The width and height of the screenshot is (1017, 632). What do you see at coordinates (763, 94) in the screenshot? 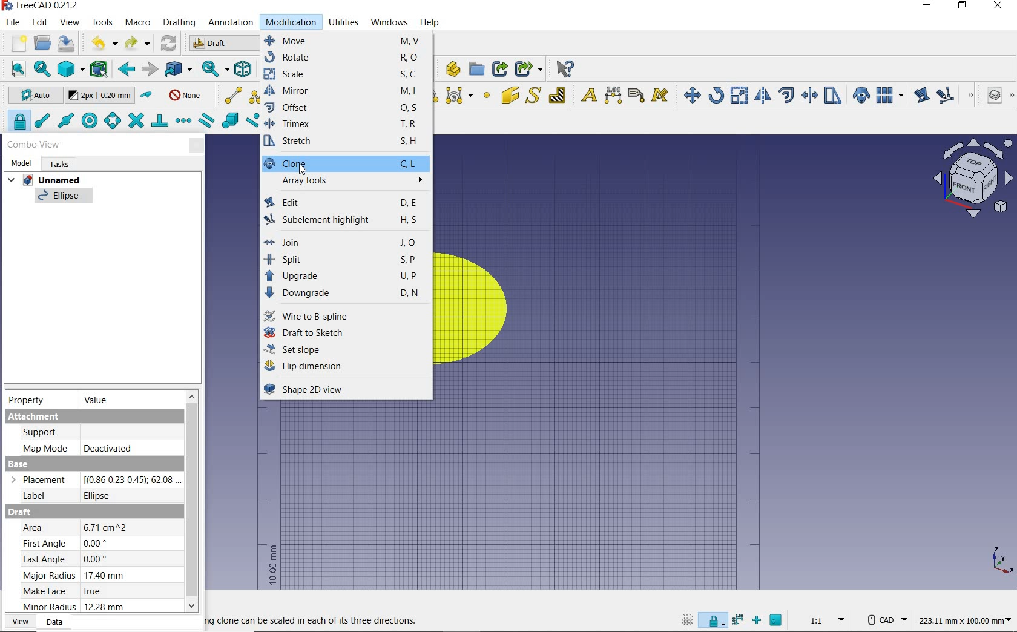
I see `mirror` at bounding box center [763, 94].